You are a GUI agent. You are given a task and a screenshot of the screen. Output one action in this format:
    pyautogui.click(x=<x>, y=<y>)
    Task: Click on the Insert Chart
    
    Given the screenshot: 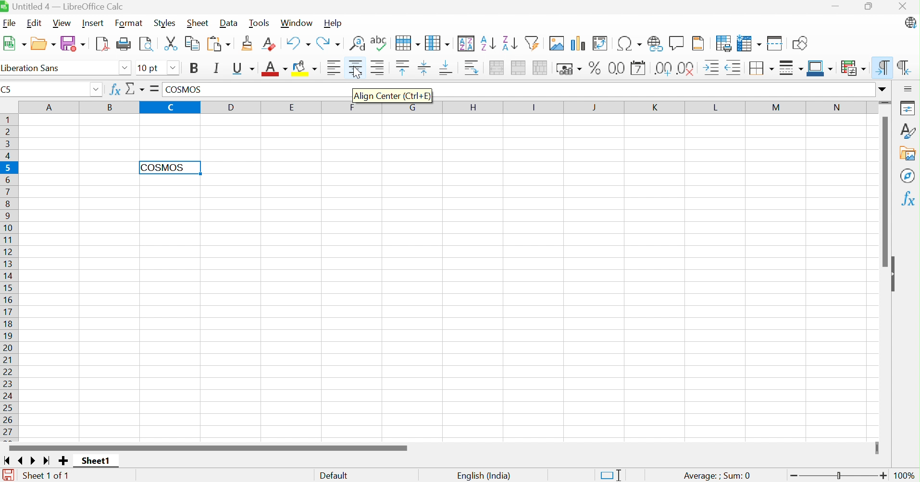 What is the action you would take?
    pyautogui.click(x=578, y=43)
    